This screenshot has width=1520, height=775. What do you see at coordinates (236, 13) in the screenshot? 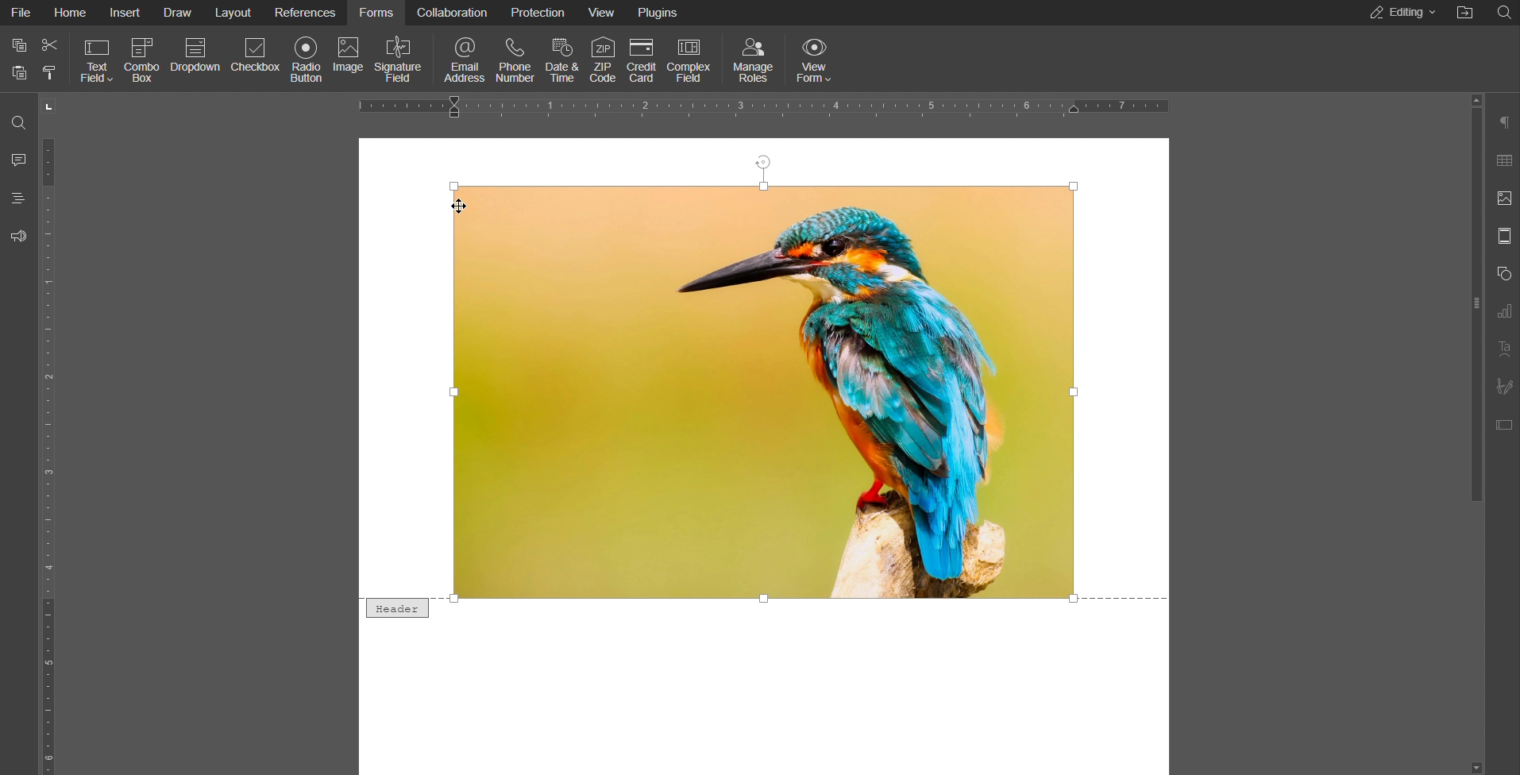
I see `Layout` at bounding box center [236, 13].